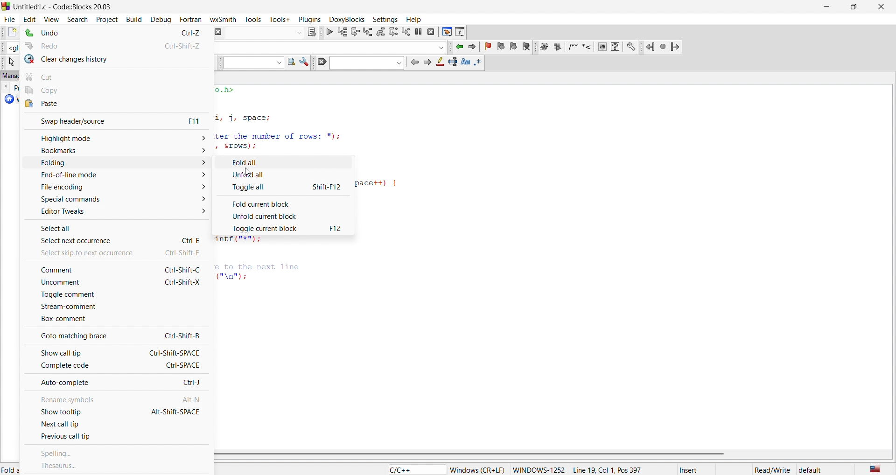 This screenshot has width=896, height=475. Describe the element at coordinates (117, 425) in the screenshot. I see `next call tip` at that location.